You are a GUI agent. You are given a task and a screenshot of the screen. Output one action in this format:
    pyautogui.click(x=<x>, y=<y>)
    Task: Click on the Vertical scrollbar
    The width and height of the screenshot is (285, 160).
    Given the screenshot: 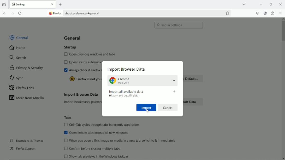 What is the action you would take?
    pyautogui.click(x=283, y=33)
    